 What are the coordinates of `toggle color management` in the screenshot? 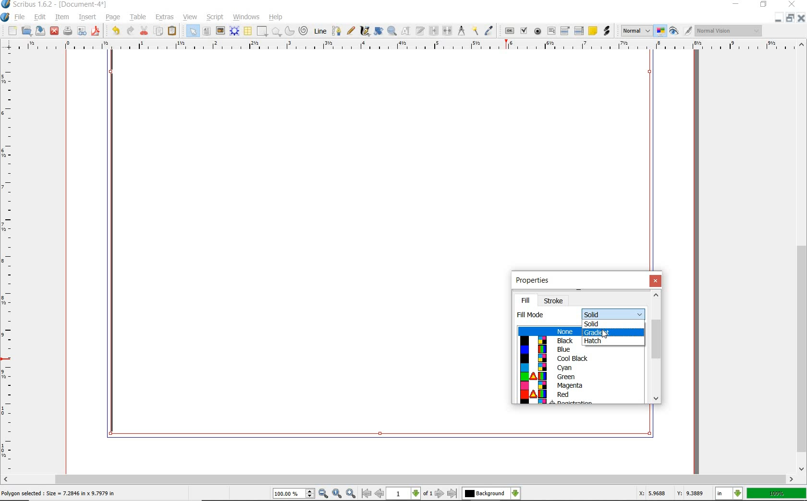 It's located at (661, 32).